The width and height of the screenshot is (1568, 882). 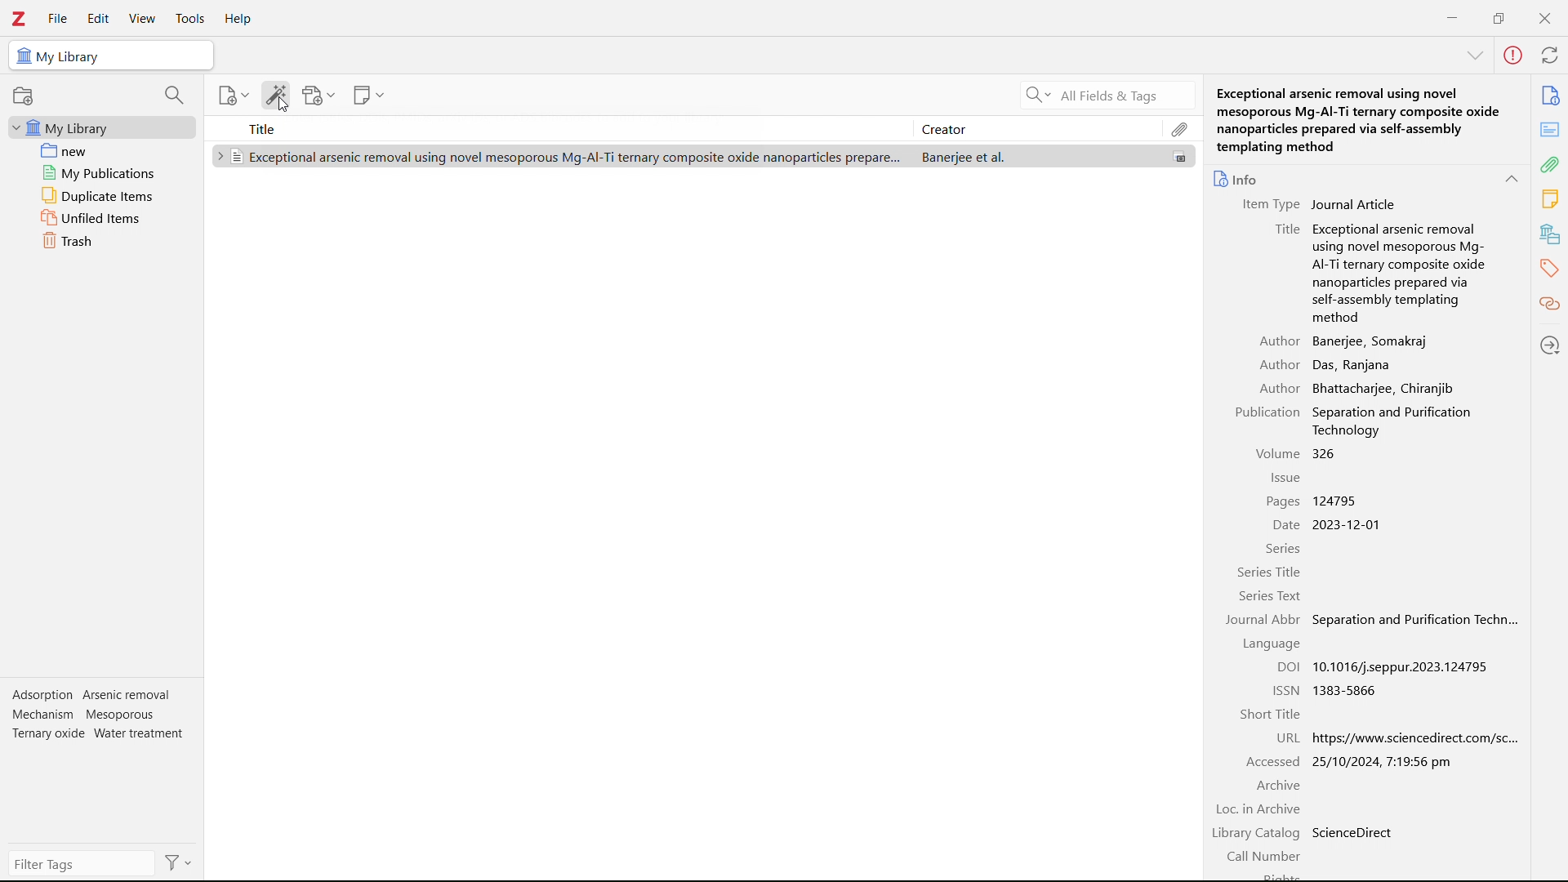 I want to click on maximize, so click(x=1499, y=16).